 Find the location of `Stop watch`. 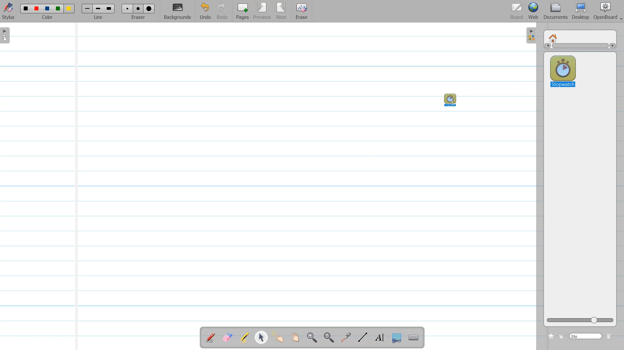

Stop watch is located at coordinates (563, 69).